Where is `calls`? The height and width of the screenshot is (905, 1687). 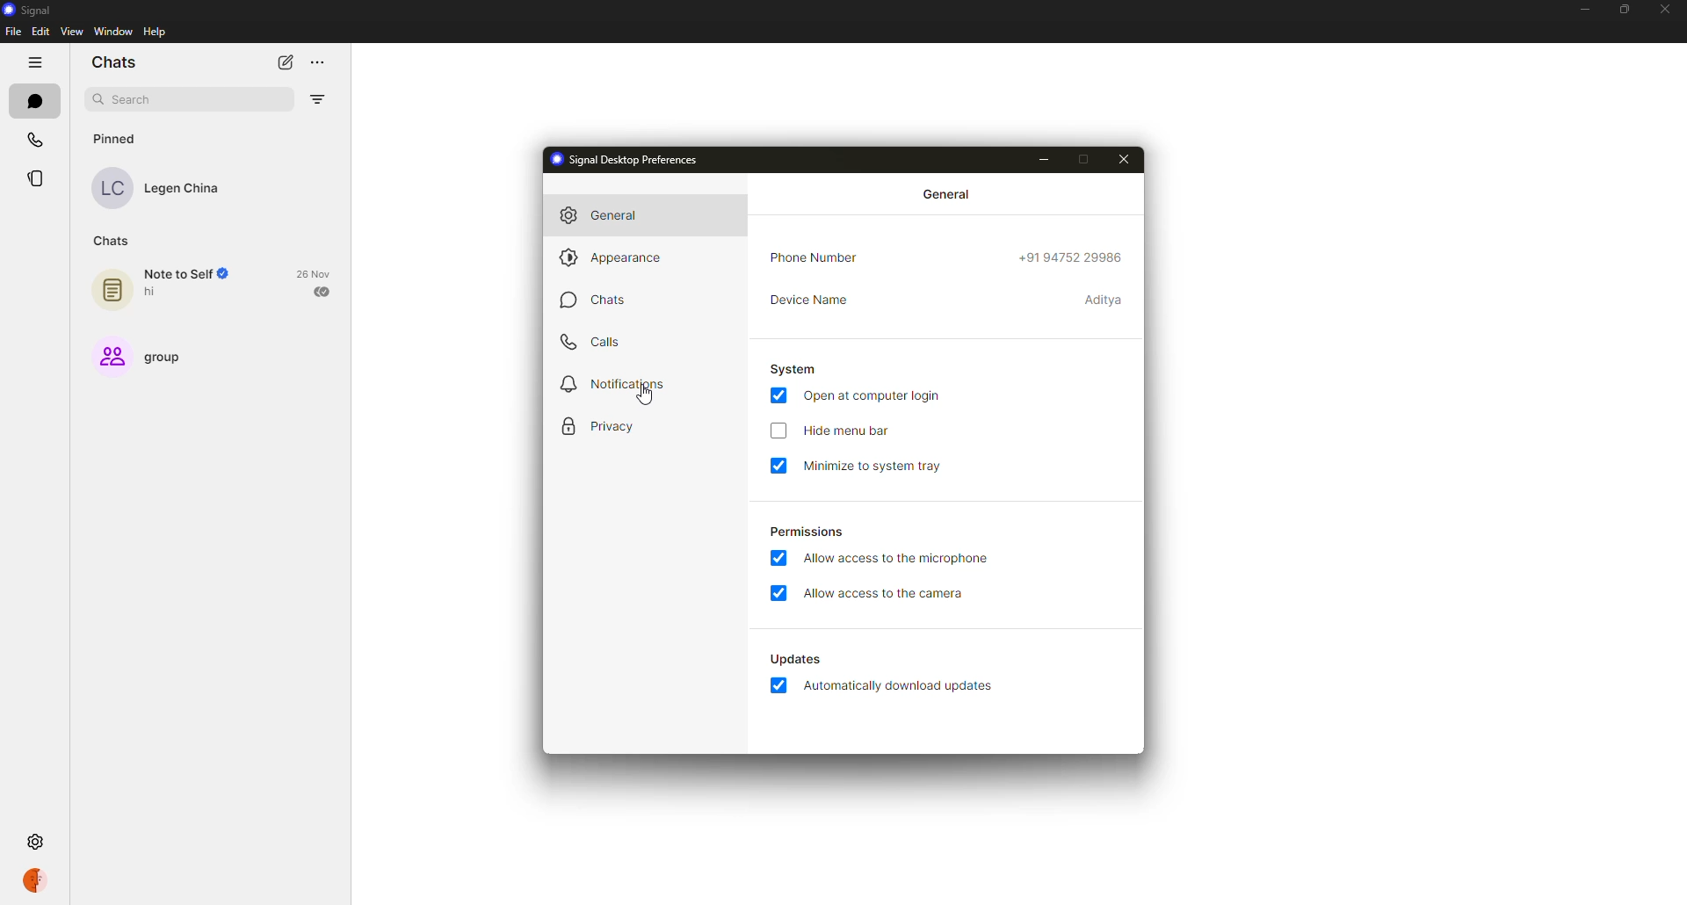 calls is located at coordinates (593, 339).